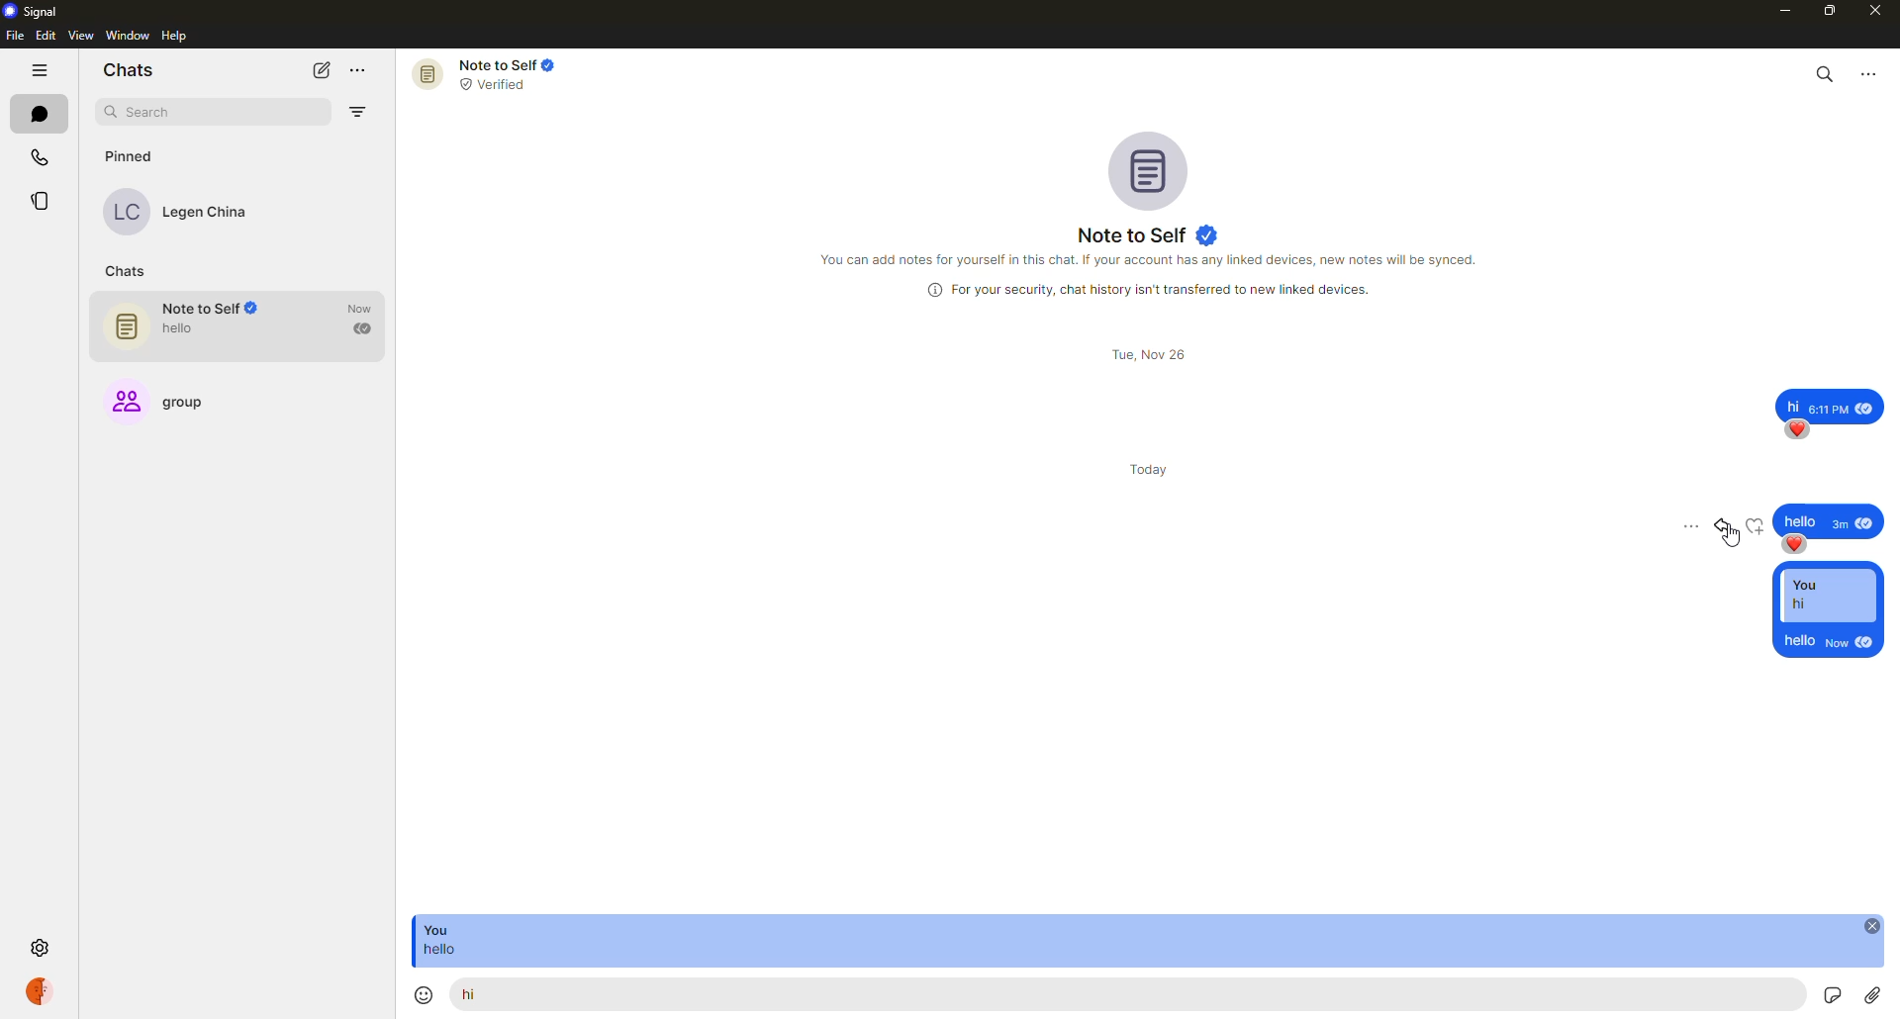 This screenshot has width=1900, height=1019. What do you see at coordinates (1800, 430) in the screenshot?
I see `reaction` at bounding box center [1800, 430].